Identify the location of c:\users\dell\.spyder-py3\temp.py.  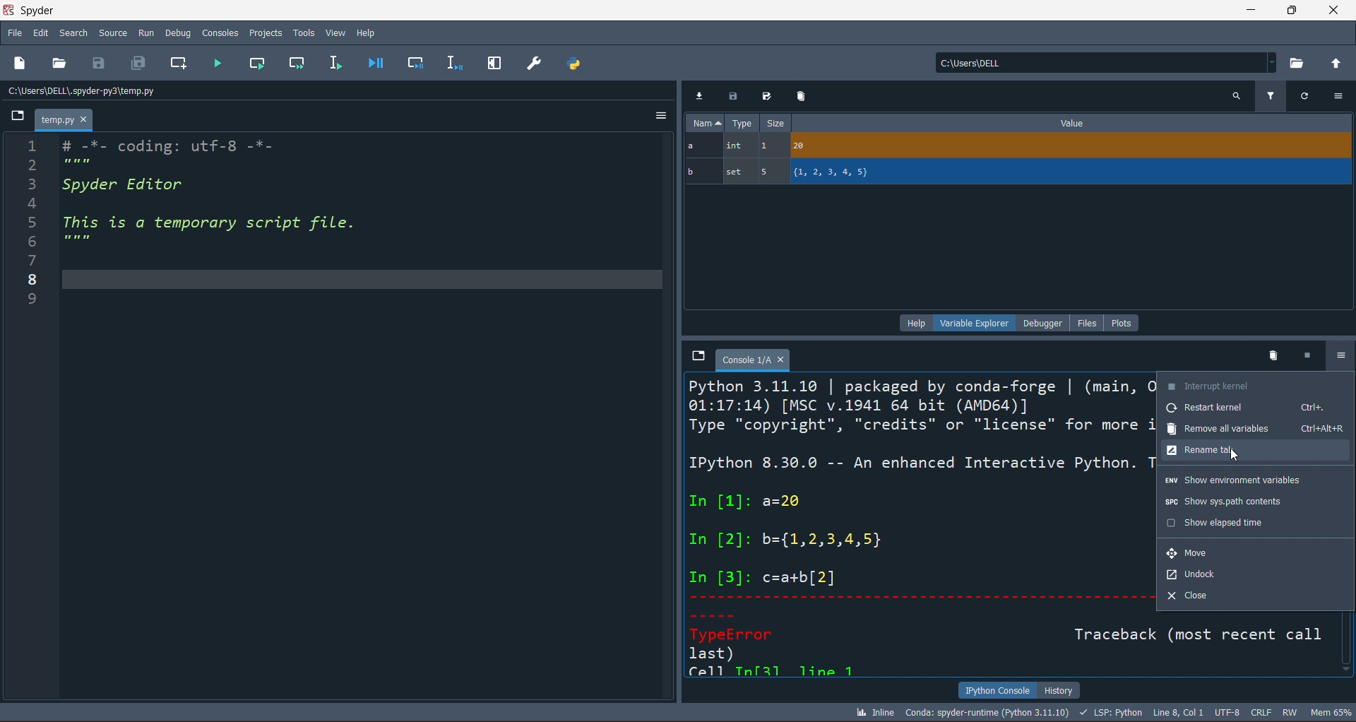
(121, 91).